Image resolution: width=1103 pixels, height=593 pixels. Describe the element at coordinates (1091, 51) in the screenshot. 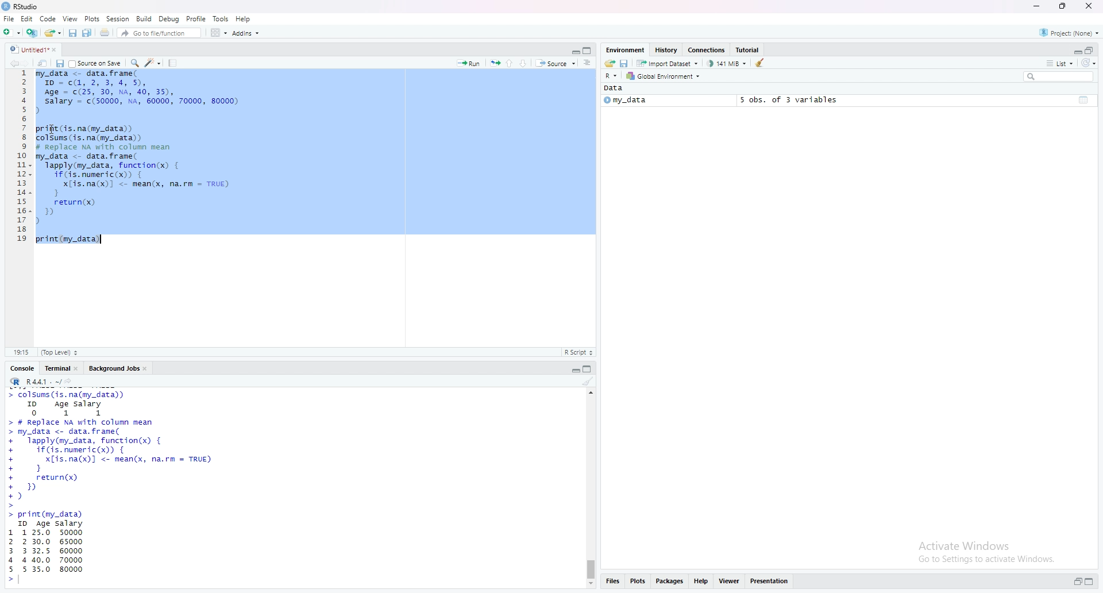

I see `collapse` at that location.